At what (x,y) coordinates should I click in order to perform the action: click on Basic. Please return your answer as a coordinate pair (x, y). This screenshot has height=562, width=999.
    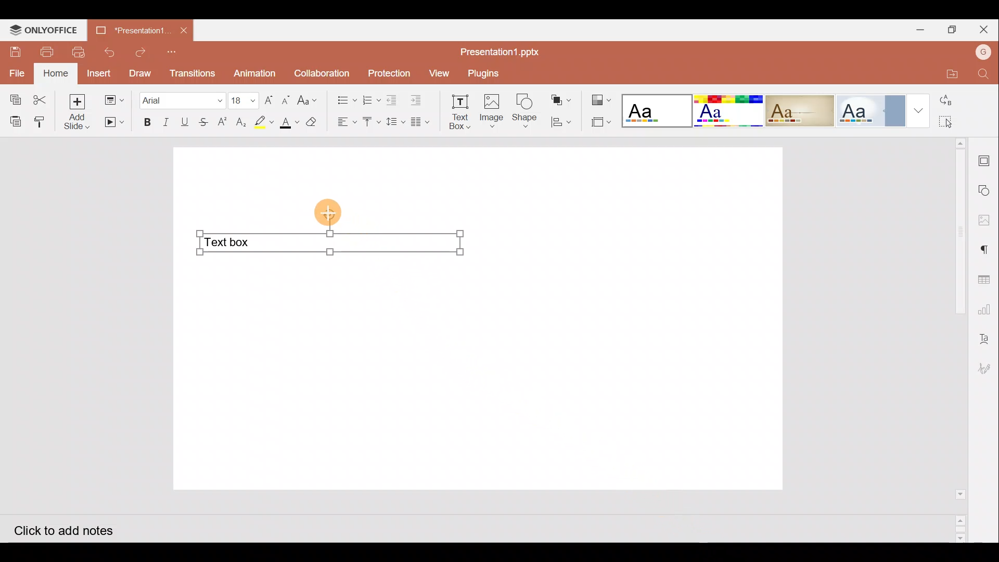
    Looking at the image, I should click on (725, 110).